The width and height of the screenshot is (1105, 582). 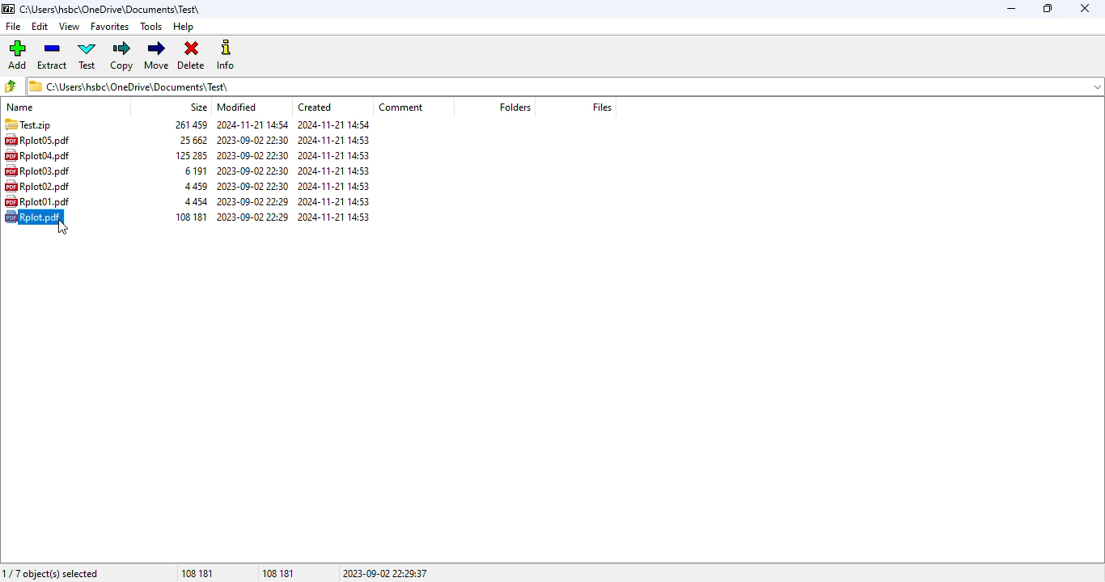 What do you see at coordinates (280, 571) in the screenshot?
I see `108 181` at bounding box center [280, 571].